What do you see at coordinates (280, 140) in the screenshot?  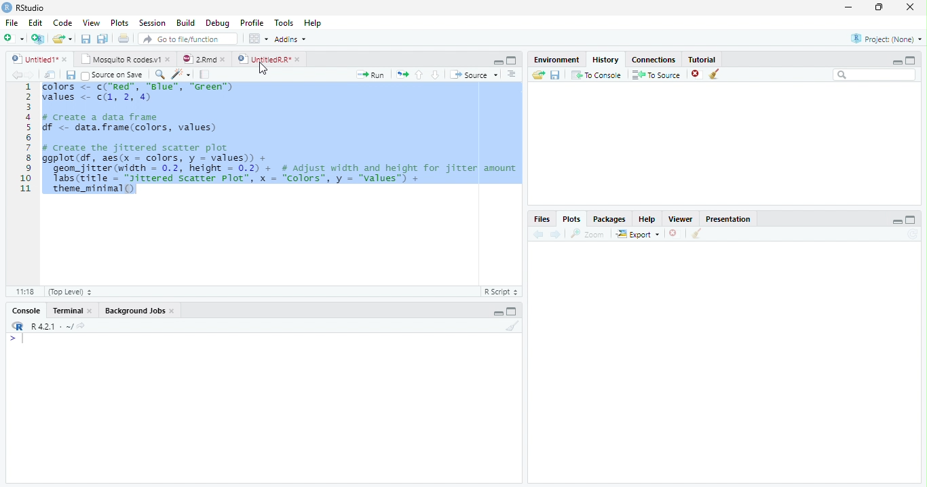 I see `colors <- c( Red", Wiss", "@rean’)

values <- c(1, 2, 4)

# Create a data frame

of <- data frame(colors, values)

# Create the jittered scatter plot

ggplot (df, aes(x = colors, y = values) +
geom_jitter (width = 0.2, height = 0.2) + # Adjust width and height for jitter amount
Tabs (title = "Jittered Scatter Plot”, x = “Colors”, y = “values” +
‘theme_minimal QO]` at bounding box center [280, 140].